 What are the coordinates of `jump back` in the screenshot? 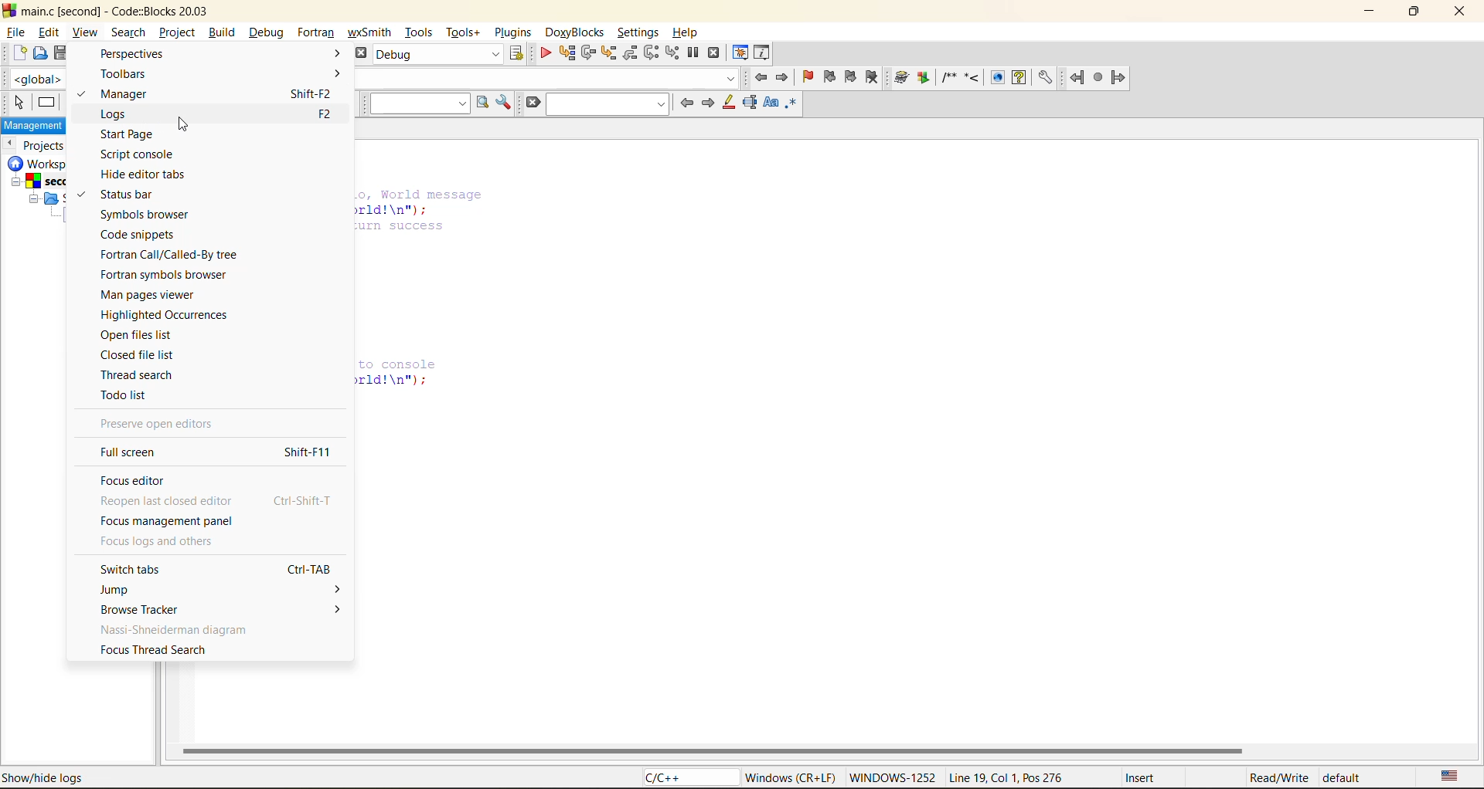 It's located at (763, 79).